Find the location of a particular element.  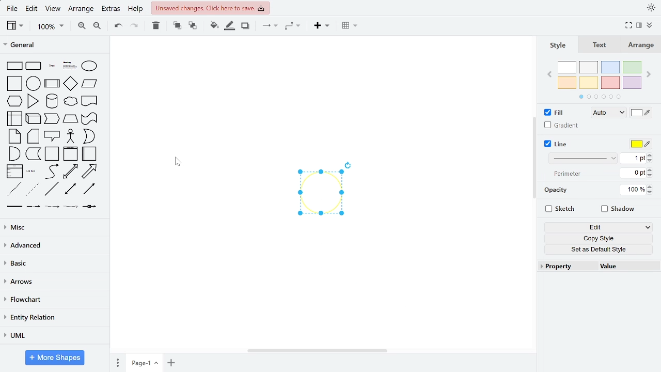

change perimeter is located at coordinates (633, 173).